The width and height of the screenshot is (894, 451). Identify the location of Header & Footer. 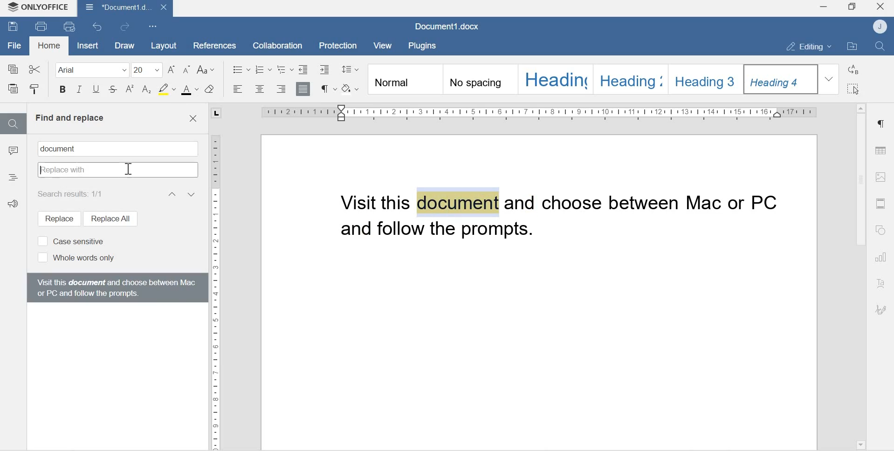
(880, 203).